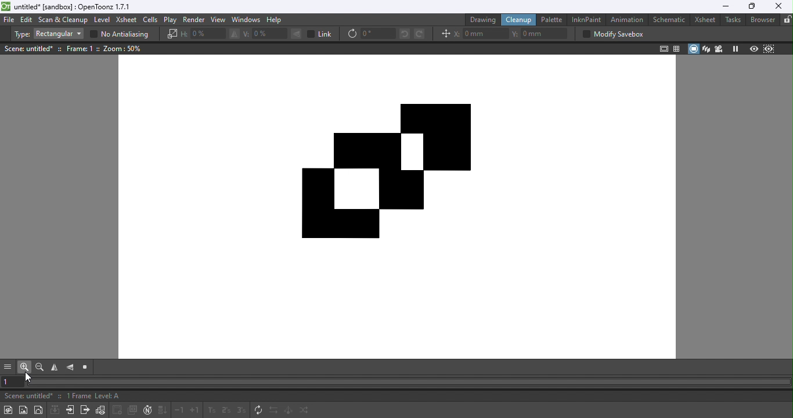  I want to click on InknPaint, so click(586, 19).